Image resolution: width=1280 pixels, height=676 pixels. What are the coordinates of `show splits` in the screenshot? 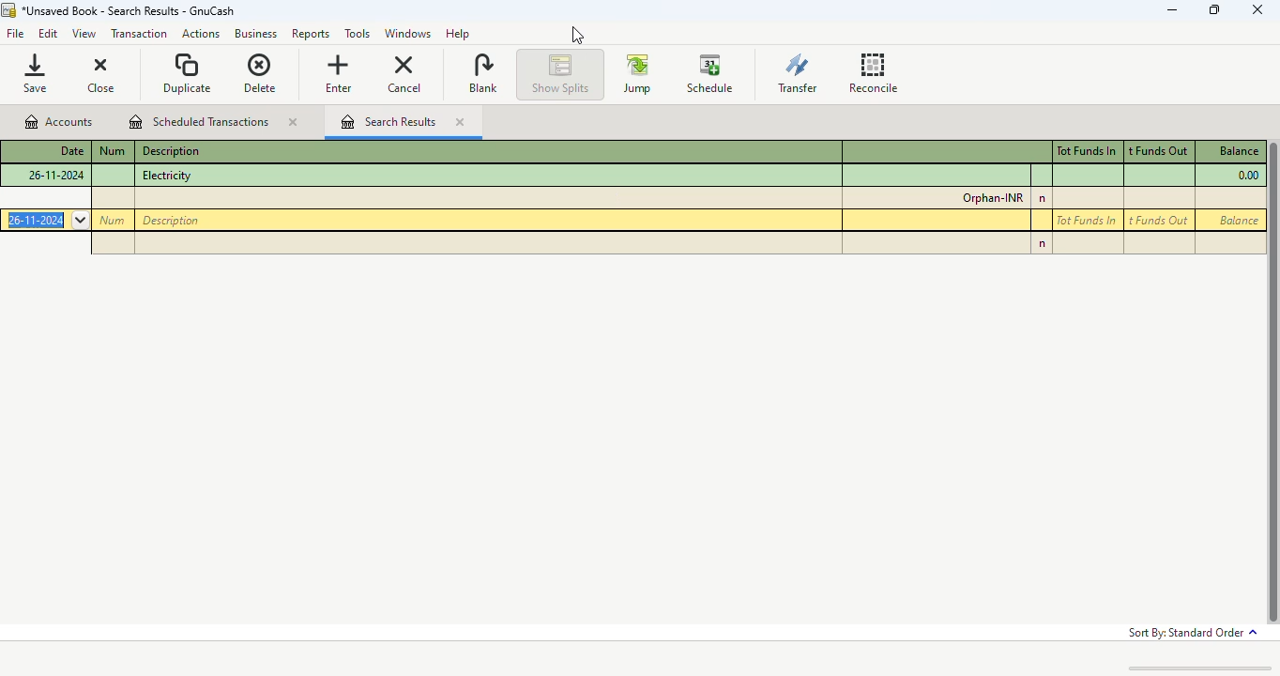 It's located at (561, 74).